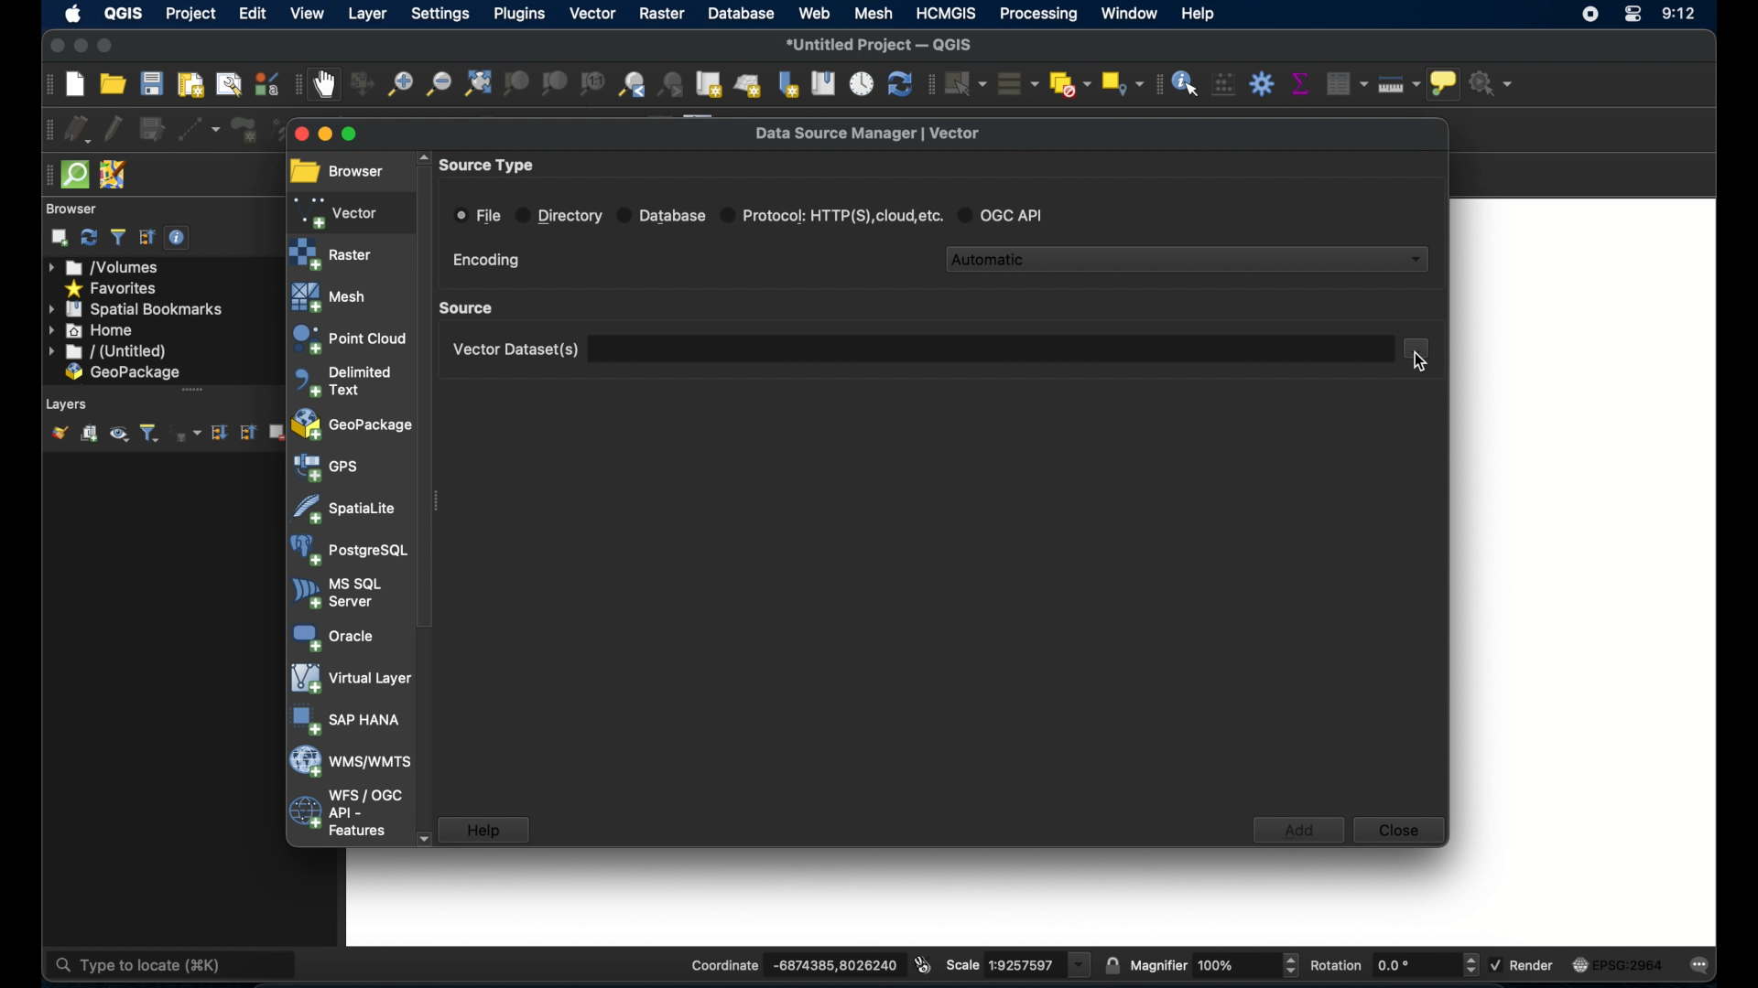 Image resolution: width=1758 pixels, height=988 pixels. I want to click on add group, so click(89, 435).